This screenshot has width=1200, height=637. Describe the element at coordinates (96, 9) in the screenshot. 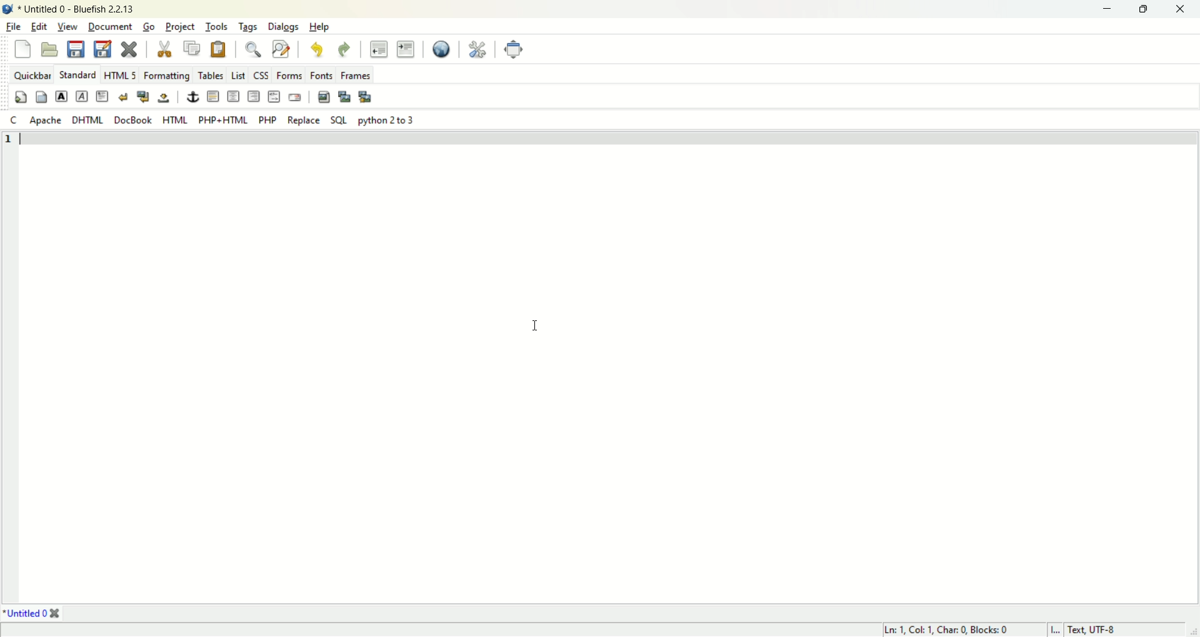

I see `document name` at that location.